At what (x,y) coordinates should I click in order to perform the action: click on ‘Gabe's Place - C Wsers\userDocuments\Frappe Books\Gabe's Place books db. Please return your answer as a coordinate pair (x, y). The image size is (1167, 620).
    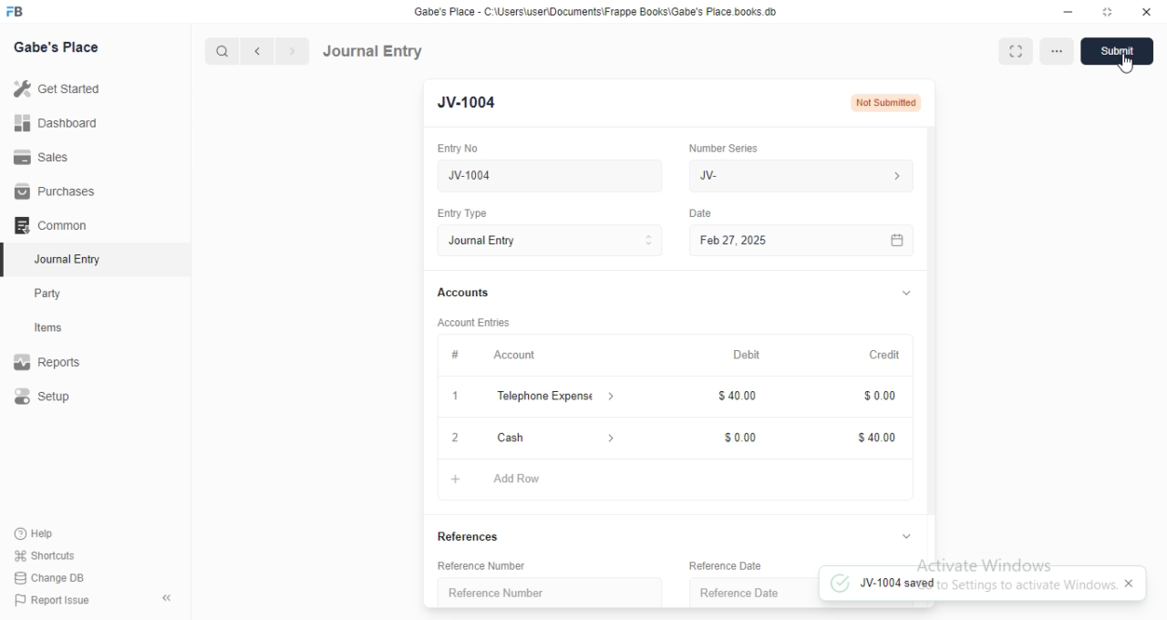
    Looking at the image, I should click on (601, 10).